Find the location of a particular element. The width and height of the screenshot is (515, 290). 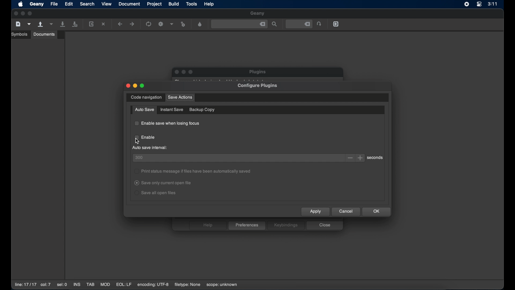

help is located at coordinates (209, 4).